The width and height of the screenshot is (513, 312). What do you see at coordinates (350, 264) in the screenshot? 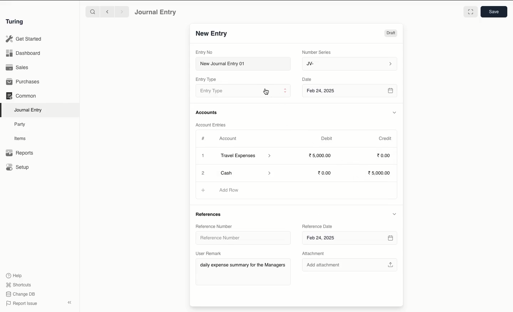
I see `Add attachment` at bounding box center [350, 264].